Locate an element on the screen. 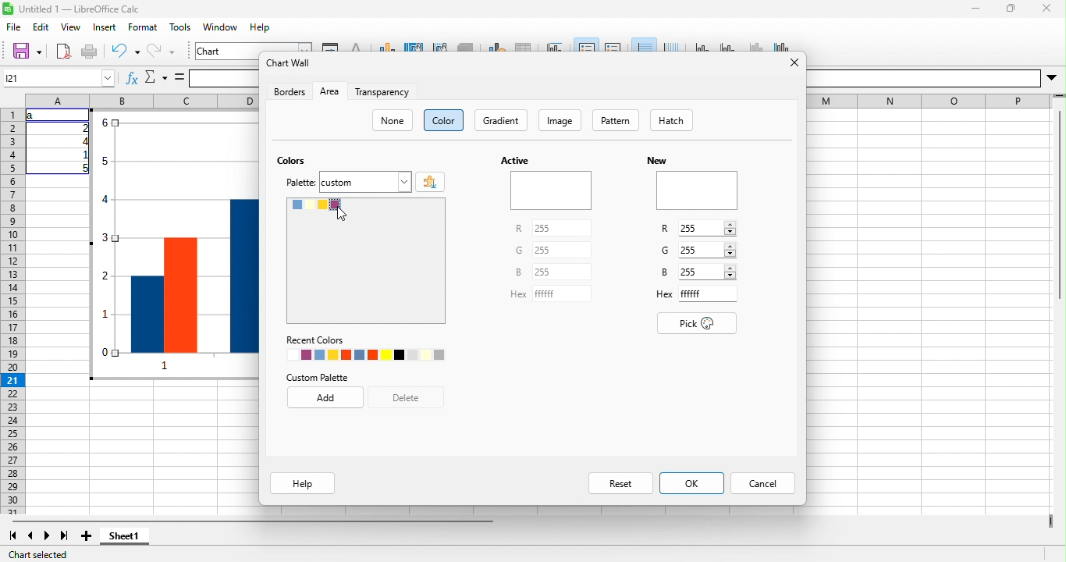 This screenshot has height=562, width=1066. ok is located at coordinates (692, 483).